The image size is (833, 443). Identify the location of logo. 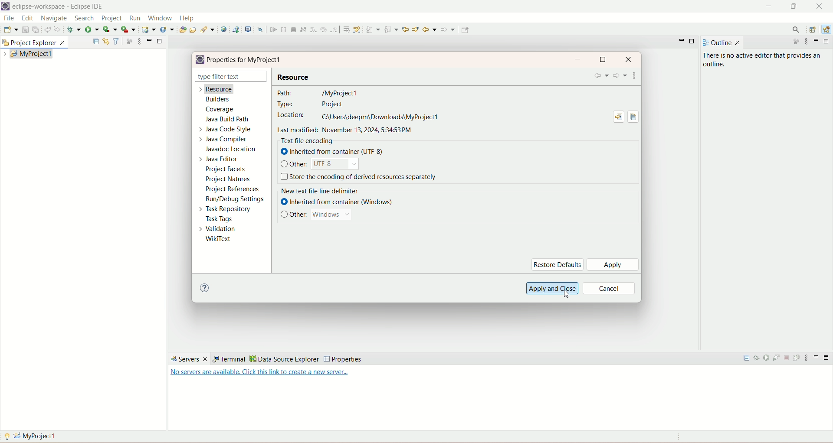
(6, 6).